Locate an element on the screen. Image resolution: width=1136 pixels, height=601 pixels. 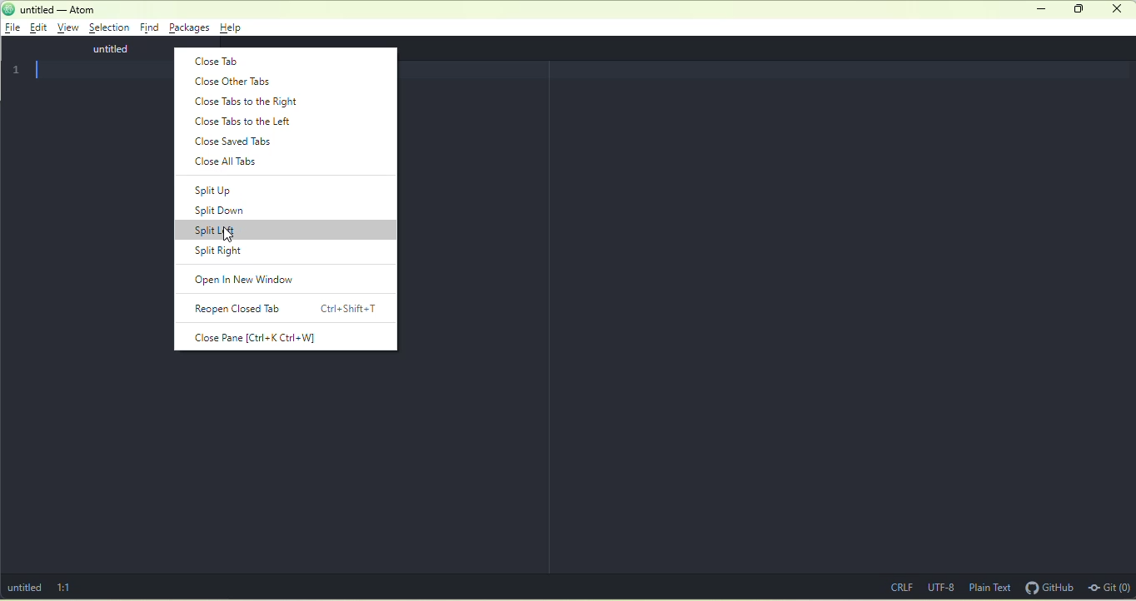
close tab is located at coordinates (222, 61).